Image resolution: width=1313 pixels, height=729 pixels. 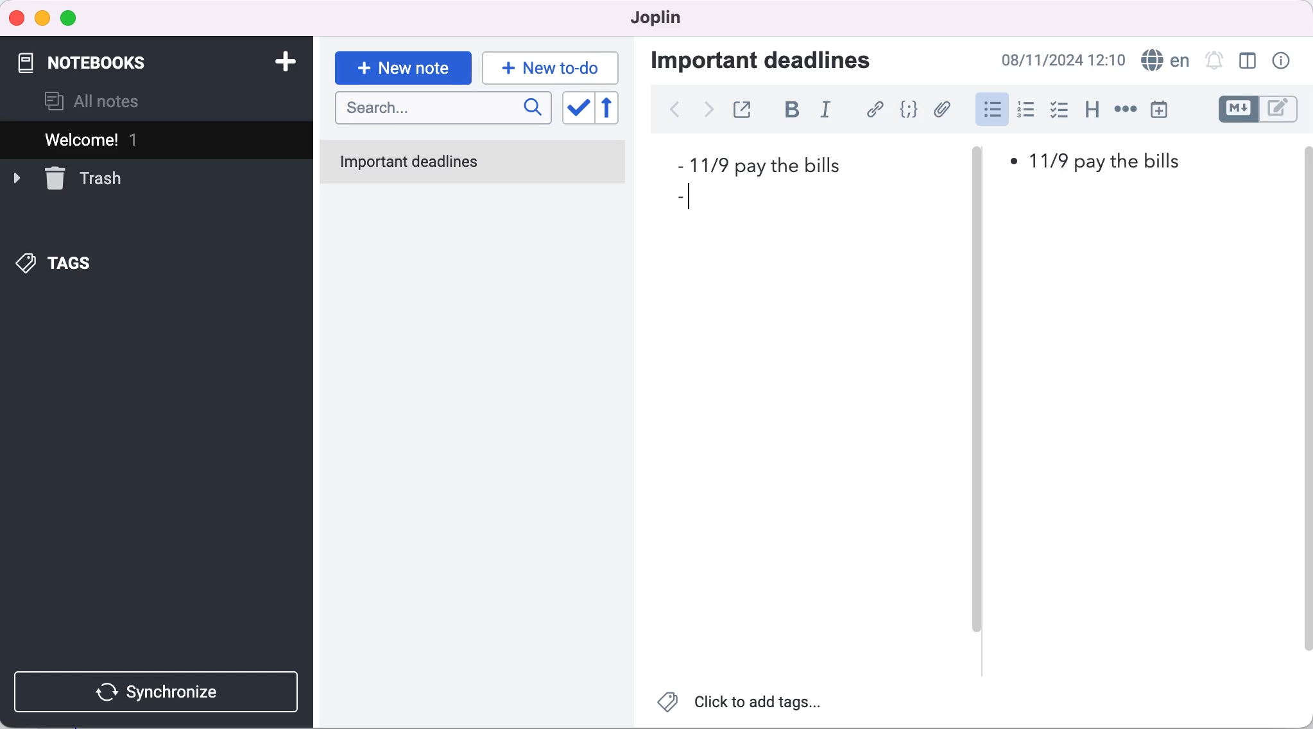 What do you see at coordinates (775, 63) in the screenshot?
I see `important deadlines` at bounding box center [775, 63].